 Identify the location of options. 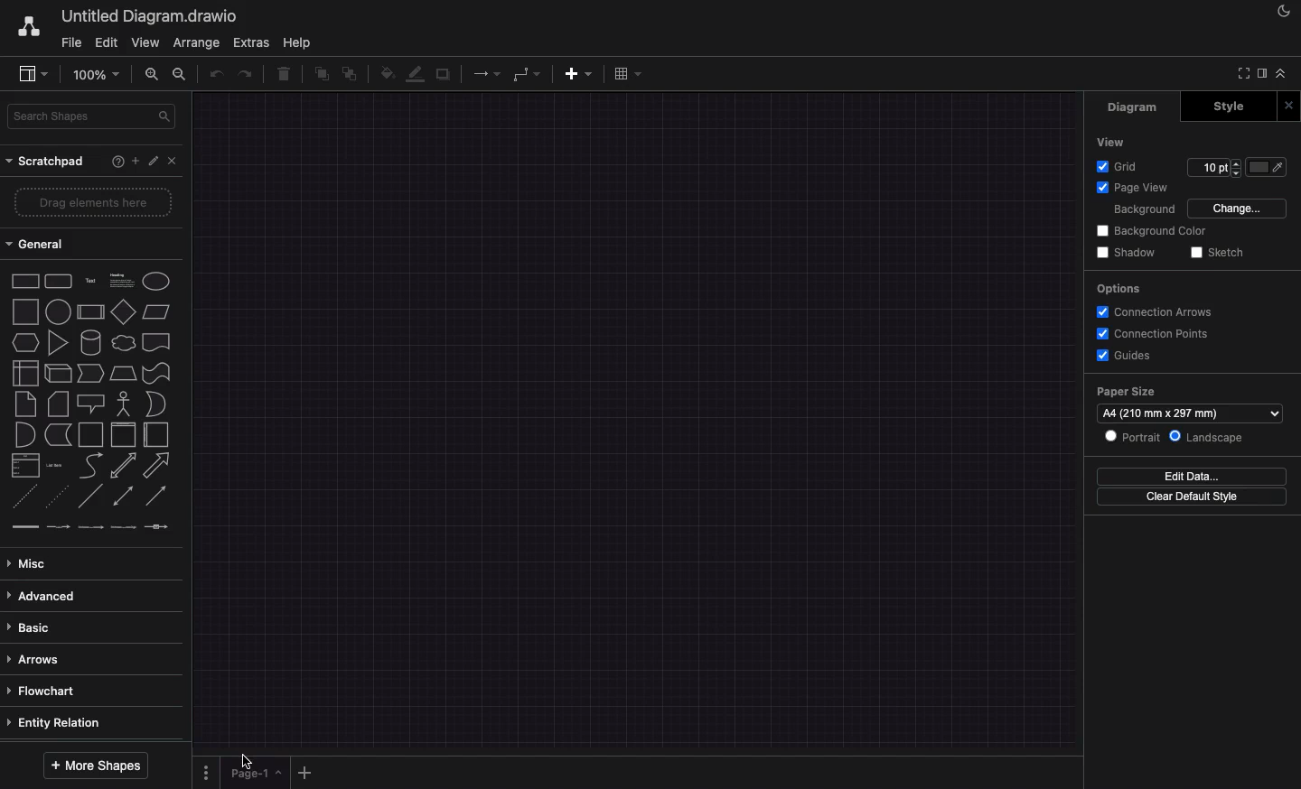
(1117, 289).